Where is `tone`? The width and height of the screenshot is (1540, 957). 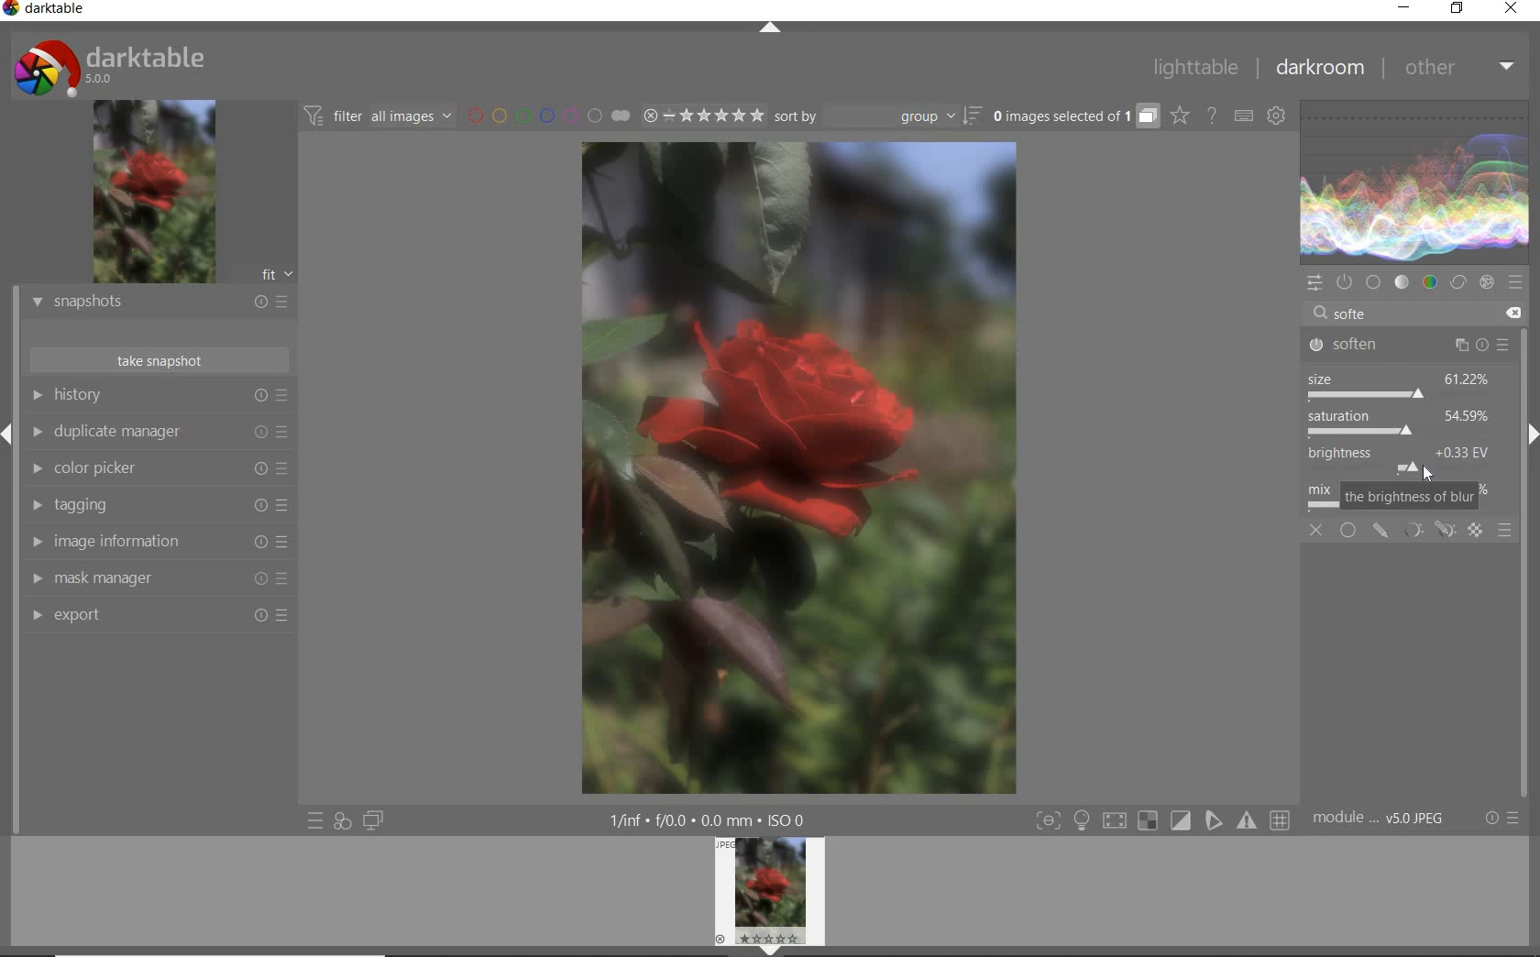 tone is located at coordinates (1402, 283).